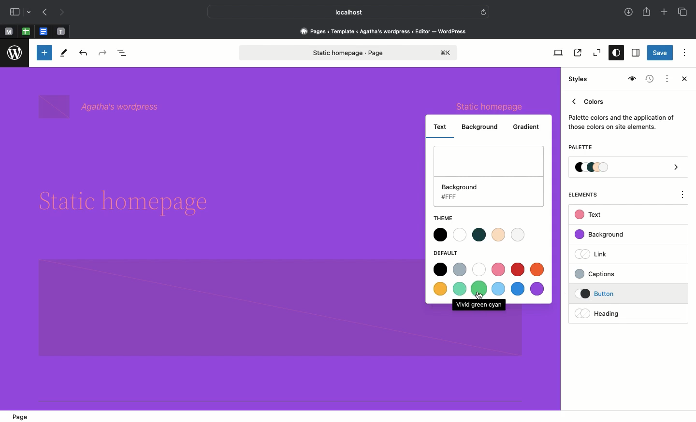 The width and height of the screenshot is (696, 422). Describe the element at coordinates (595, 53) in the screenshot. I see `Zoom out` at that location.